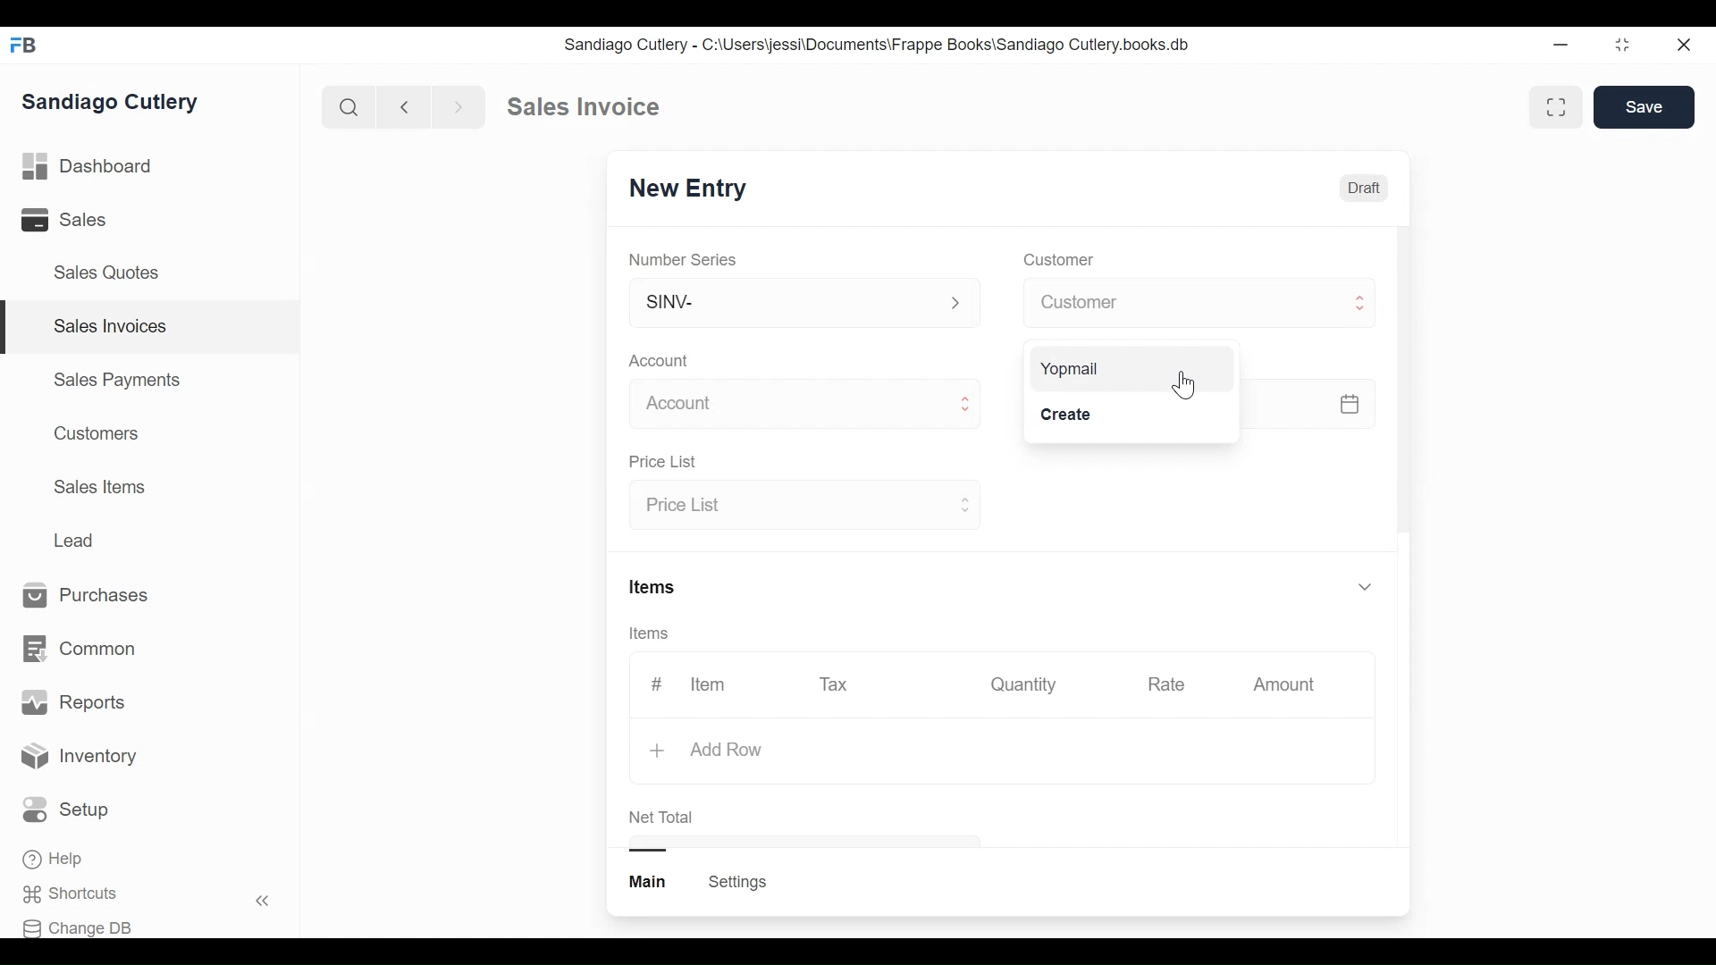 The height and width of the screenshot is (965, 1716). Describe the element at coordinates (115, 380) in the screenshot. I see `Sales Payments` at that location.